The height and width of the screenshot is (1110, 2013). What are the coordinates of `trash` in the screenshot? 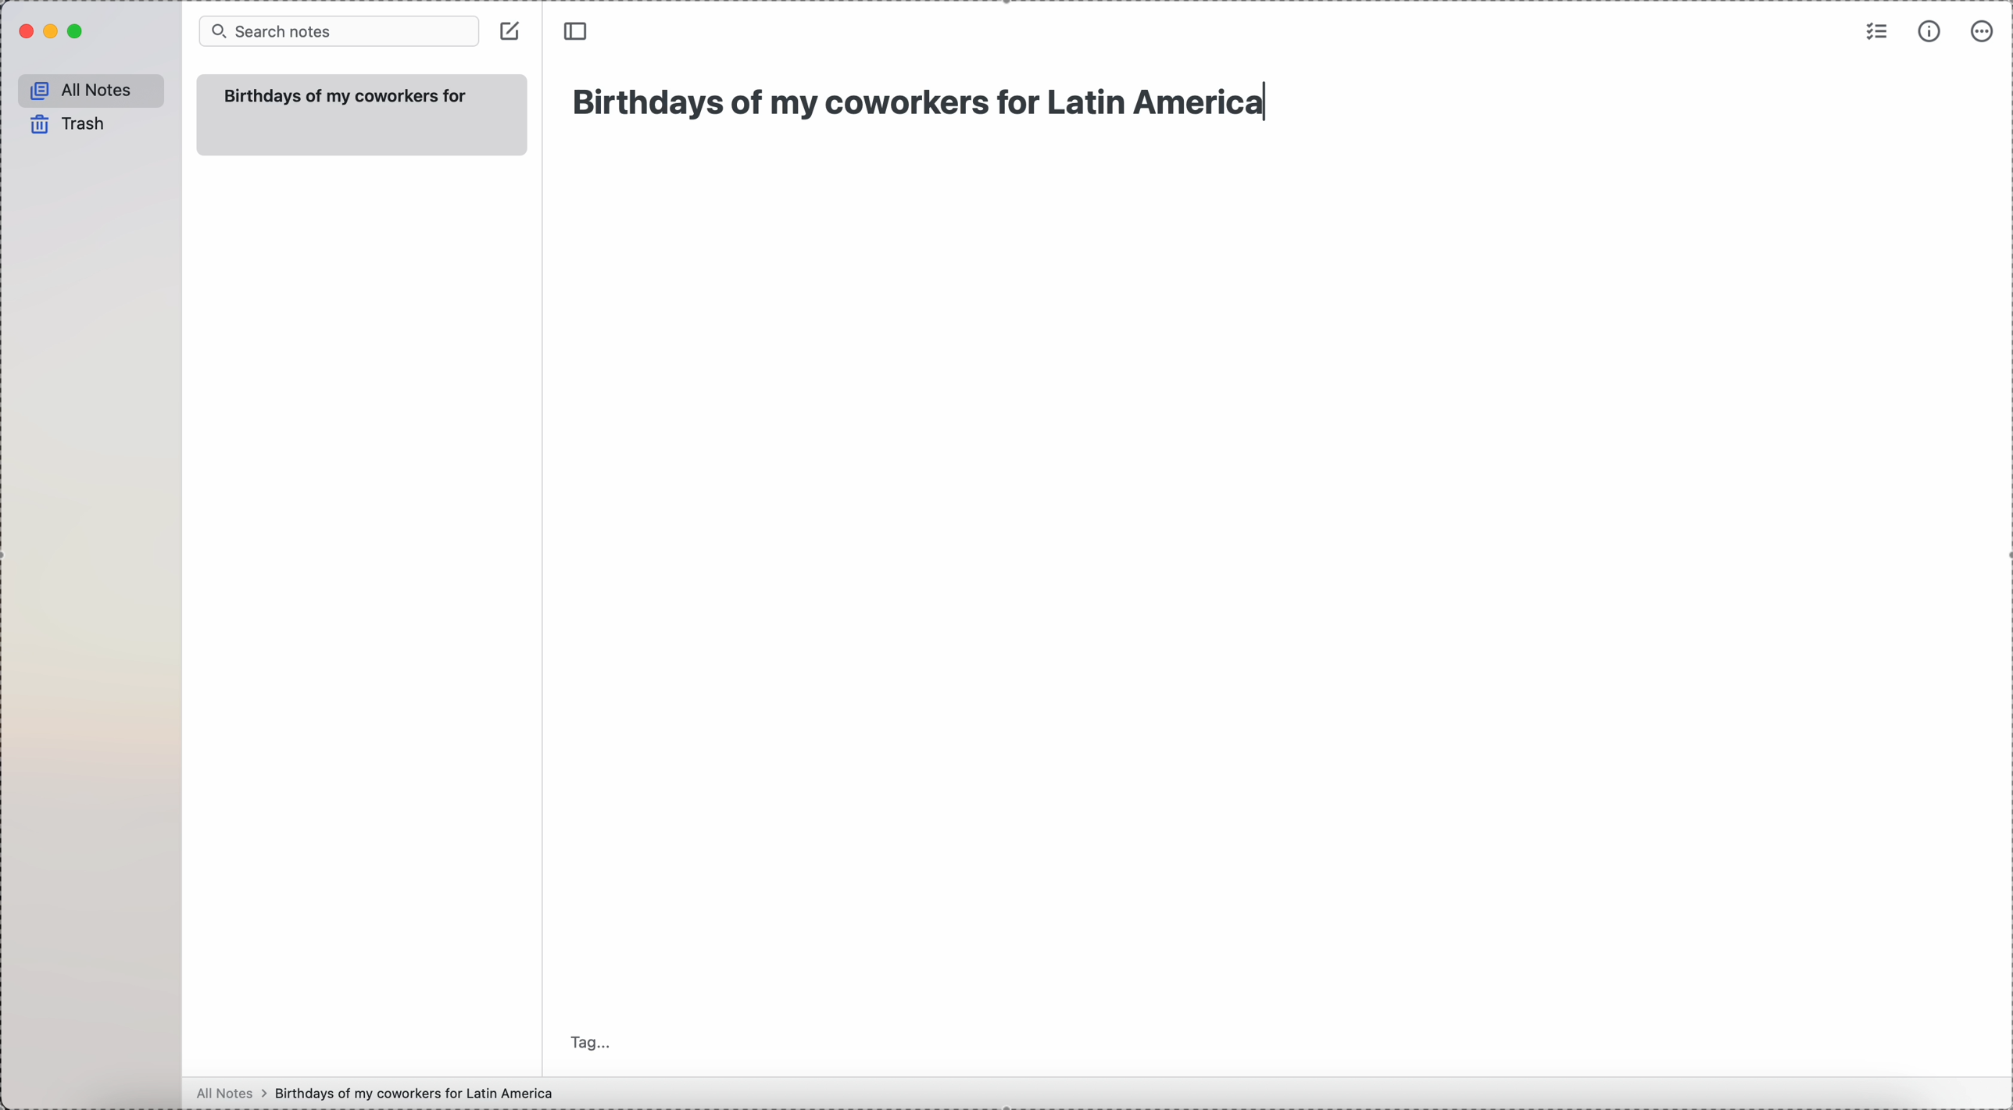 It's located at (70, 124).